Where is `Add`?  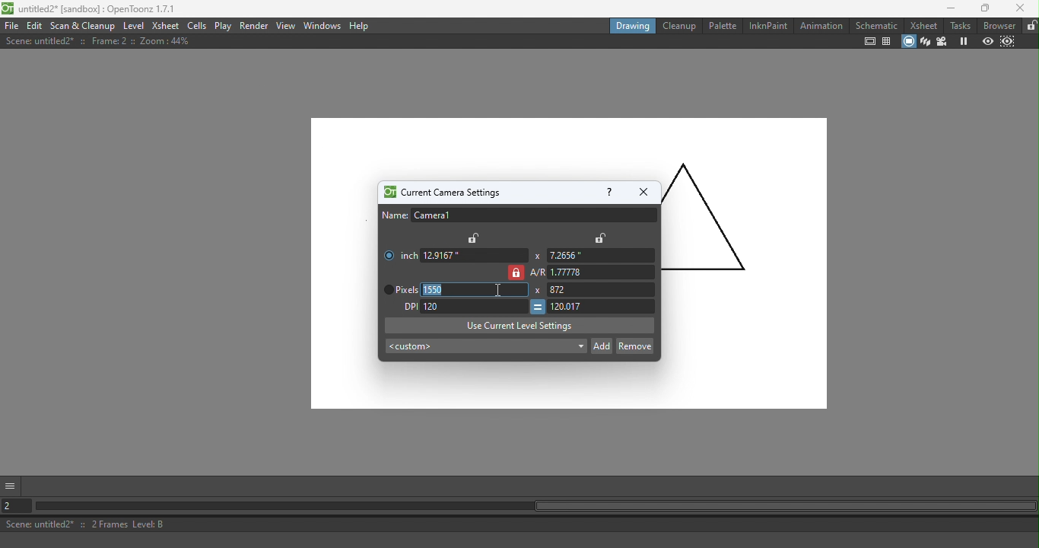 Add is located at coordinates (602, 345).